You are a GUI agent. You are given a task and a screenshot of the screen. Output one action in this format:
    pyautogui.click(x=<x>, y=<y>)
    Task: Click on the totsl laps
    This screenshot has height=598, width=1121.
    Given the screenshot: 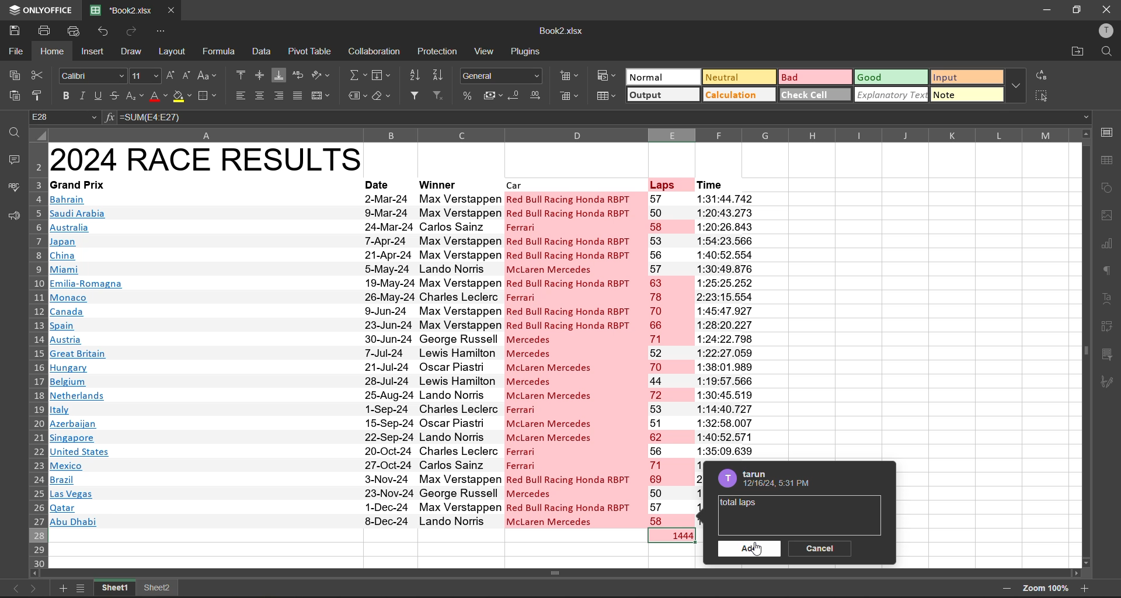 What is the action you would take?
    pyautogui.click(x=676, y=536)
    